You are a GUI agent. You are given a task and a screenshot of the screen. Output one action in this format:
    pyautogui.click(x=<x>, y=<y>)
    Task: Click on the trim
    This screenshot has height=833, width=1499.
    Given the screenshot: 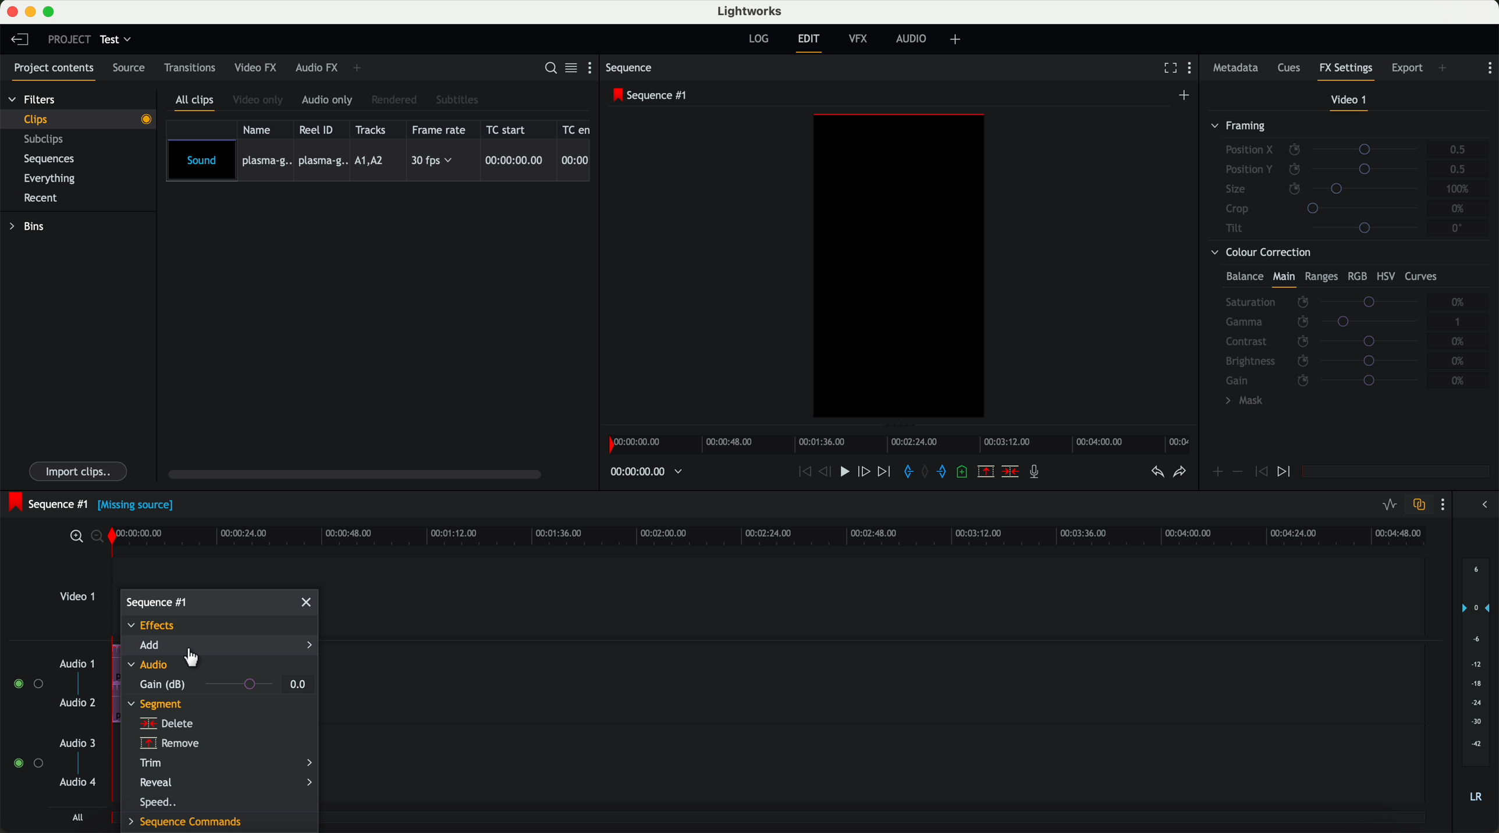 What is the action you would take?
    pyautogui.click(x=226, y=763)
    